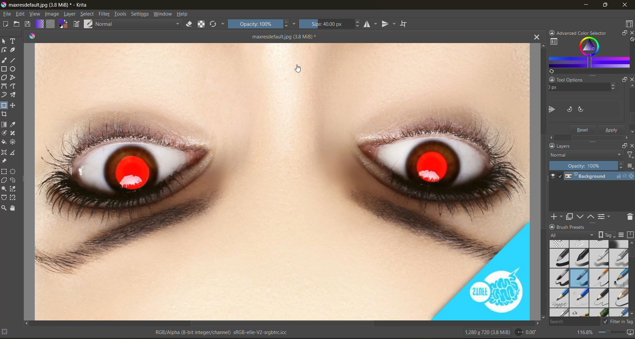 Image resolution: width=635 pixels, height=339 pixels. Describe the element at coordinates (584, 6) in the screenshot. I see `minimize` at that location.